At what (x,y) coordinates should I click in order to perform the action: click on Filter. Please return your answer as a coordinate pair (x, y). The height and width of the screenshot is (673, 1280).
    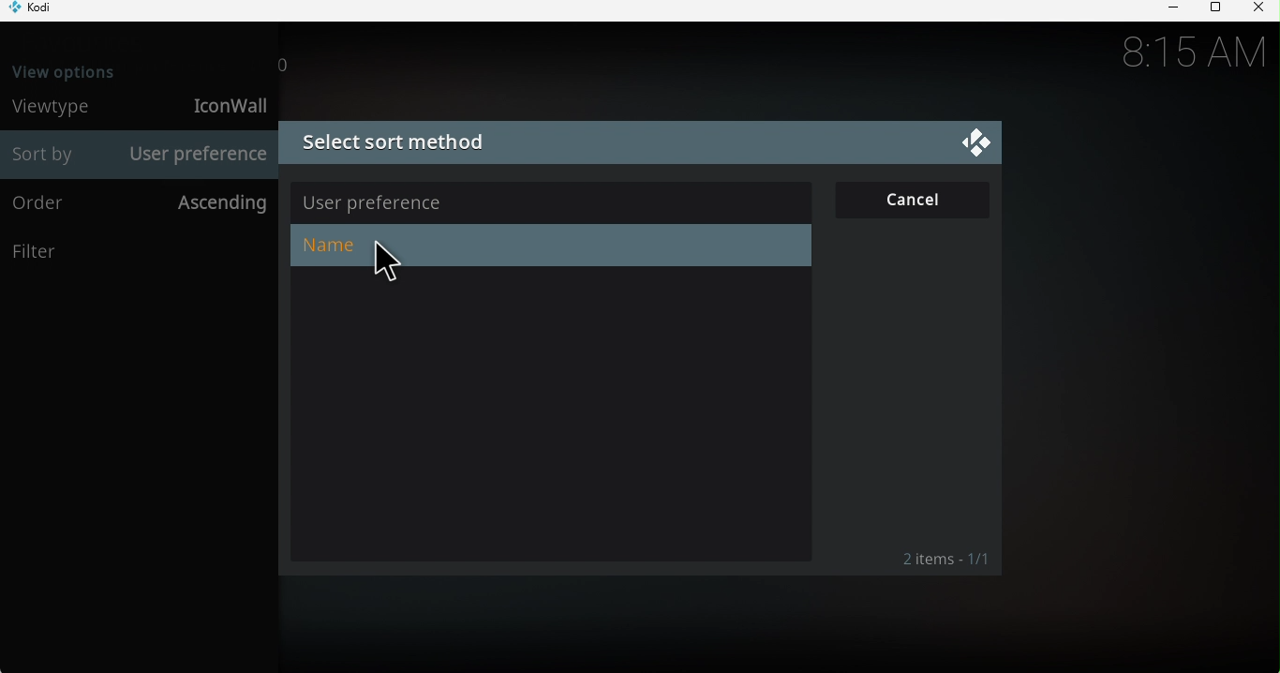
    Looking at the image, I should click on (137, 253).